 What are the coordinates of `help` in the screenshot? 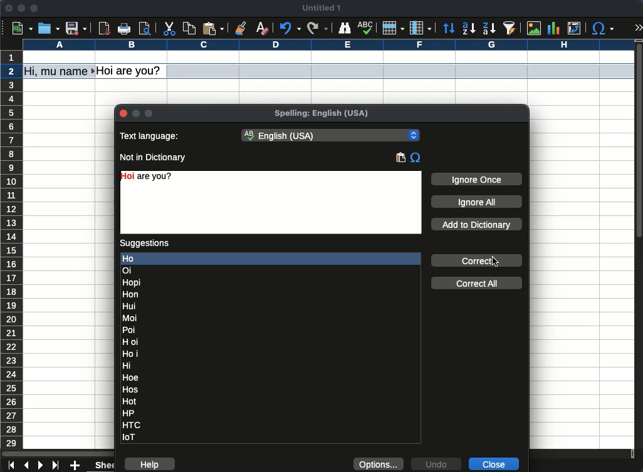 It's located at (150, 464).